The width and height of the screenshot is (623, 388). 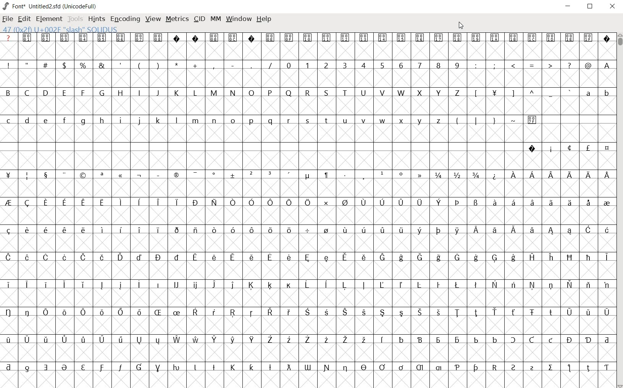 I want to click on special symbols, so click(x=307, y=37).